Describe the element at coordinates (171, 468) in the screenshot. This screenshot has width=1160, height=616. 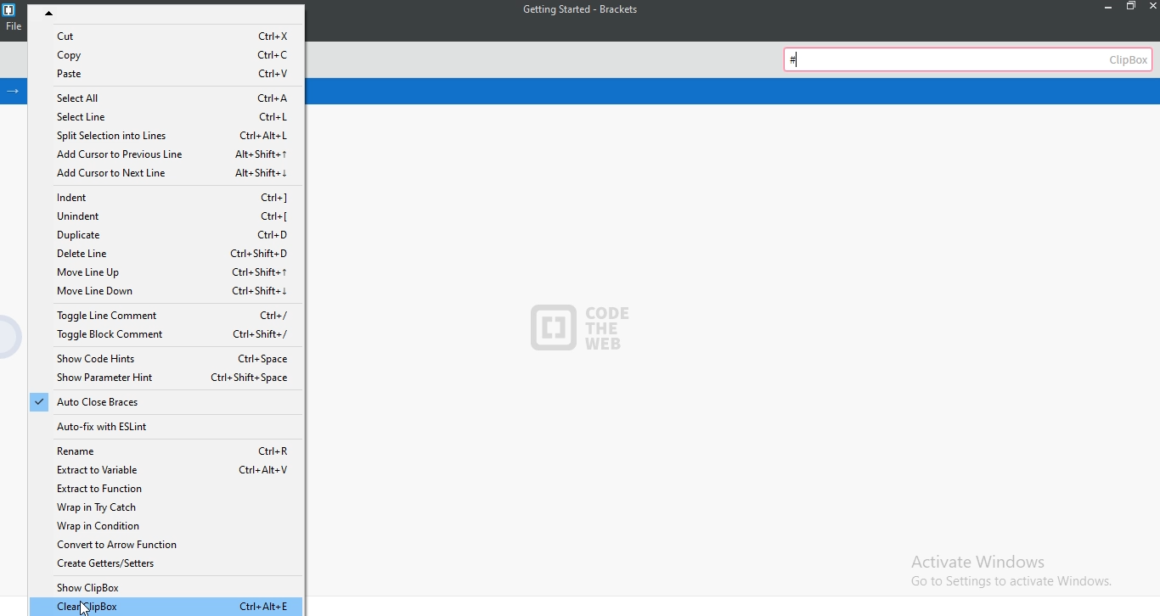
I see `Extract to Variable` at that location.